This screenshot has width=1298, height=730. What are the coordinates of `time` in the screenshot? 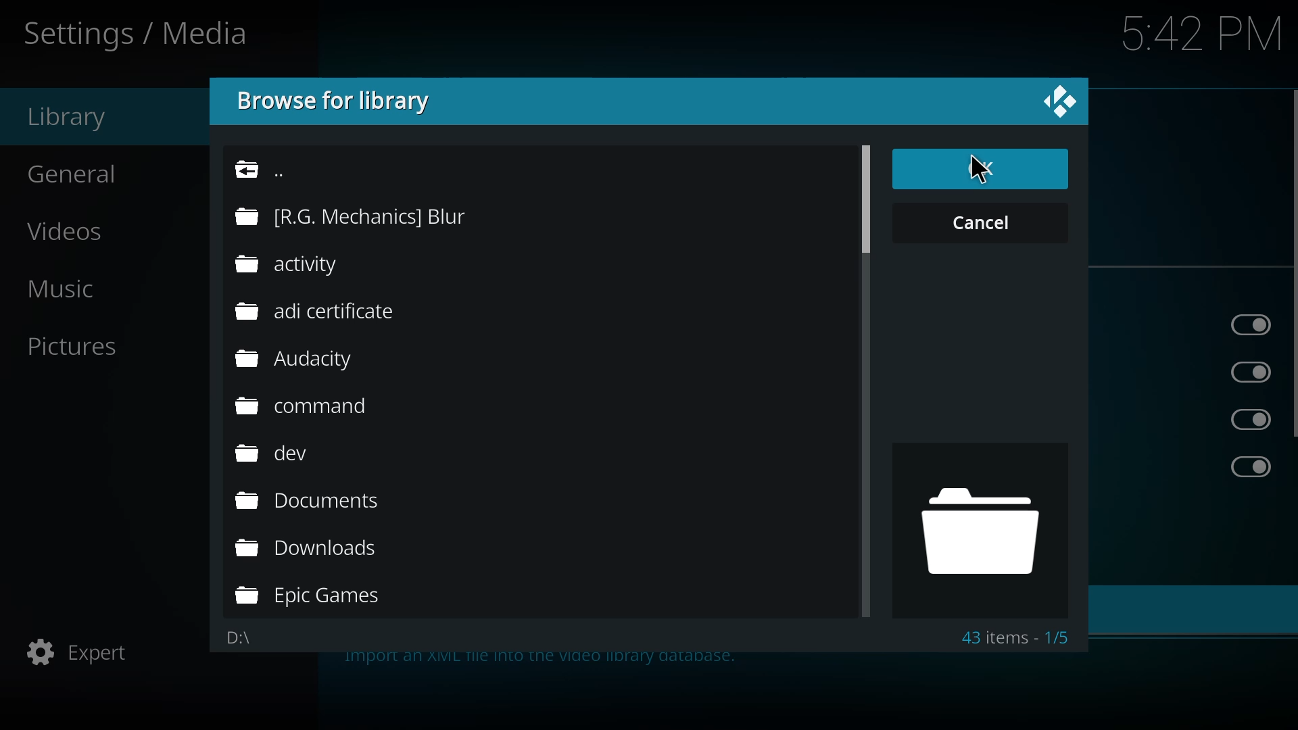 It's located at (1203, 31).